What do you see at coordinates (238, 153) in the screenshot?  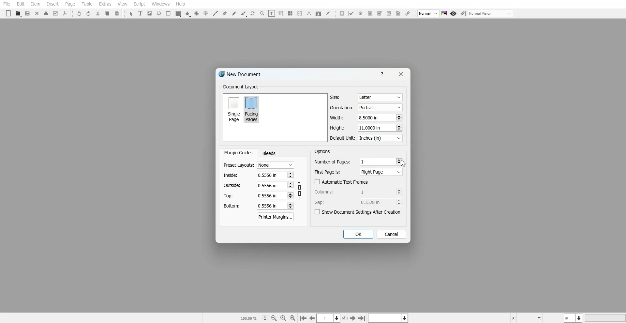 I see `Margin Guides` at bounding box center [238, 153].